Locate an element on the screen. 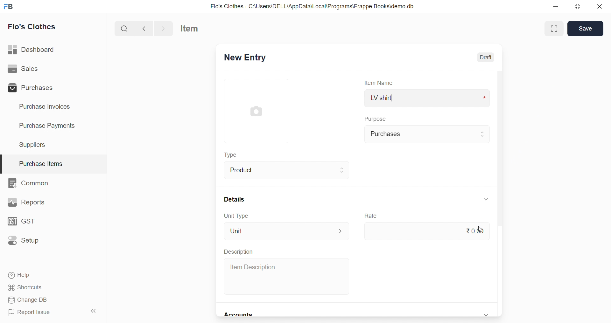 The height and width of the screenshot is (323, 611). scroll bar is located at coordinates (502, 194).